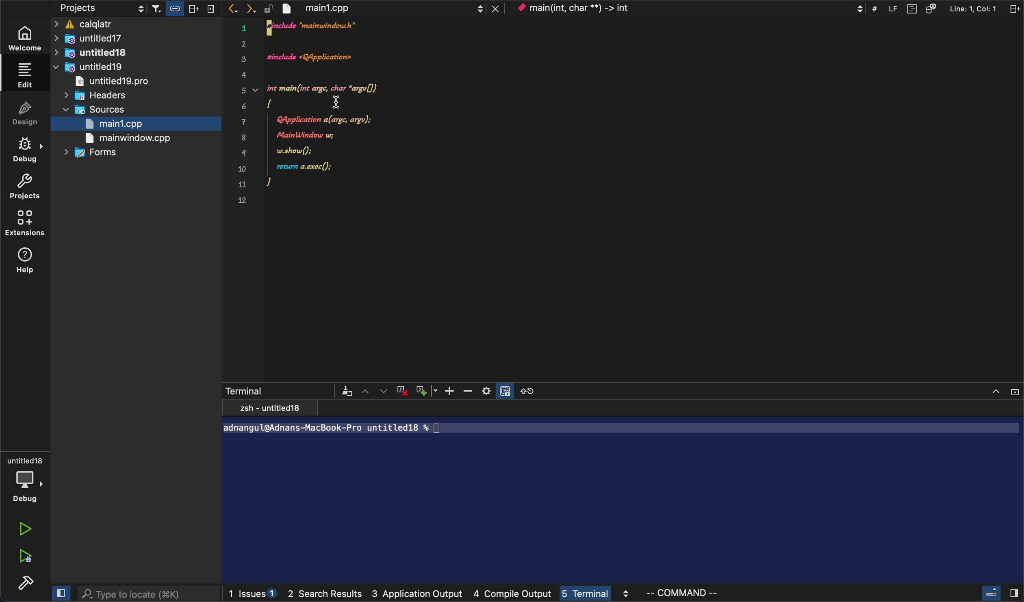 The width and height of the screenshot is (1024, 602). I want to click on file tab, so click(390, 9).